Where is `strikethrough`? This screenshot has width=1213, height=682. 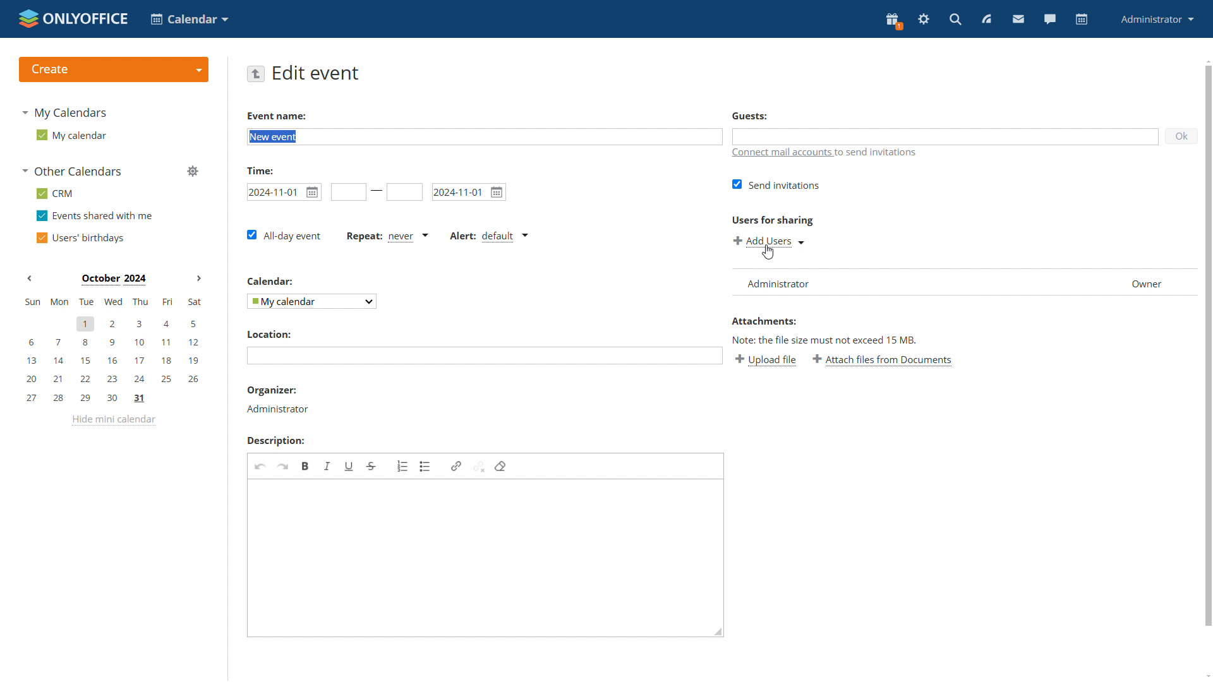
strikethrough is located at coordinates (371, 466).